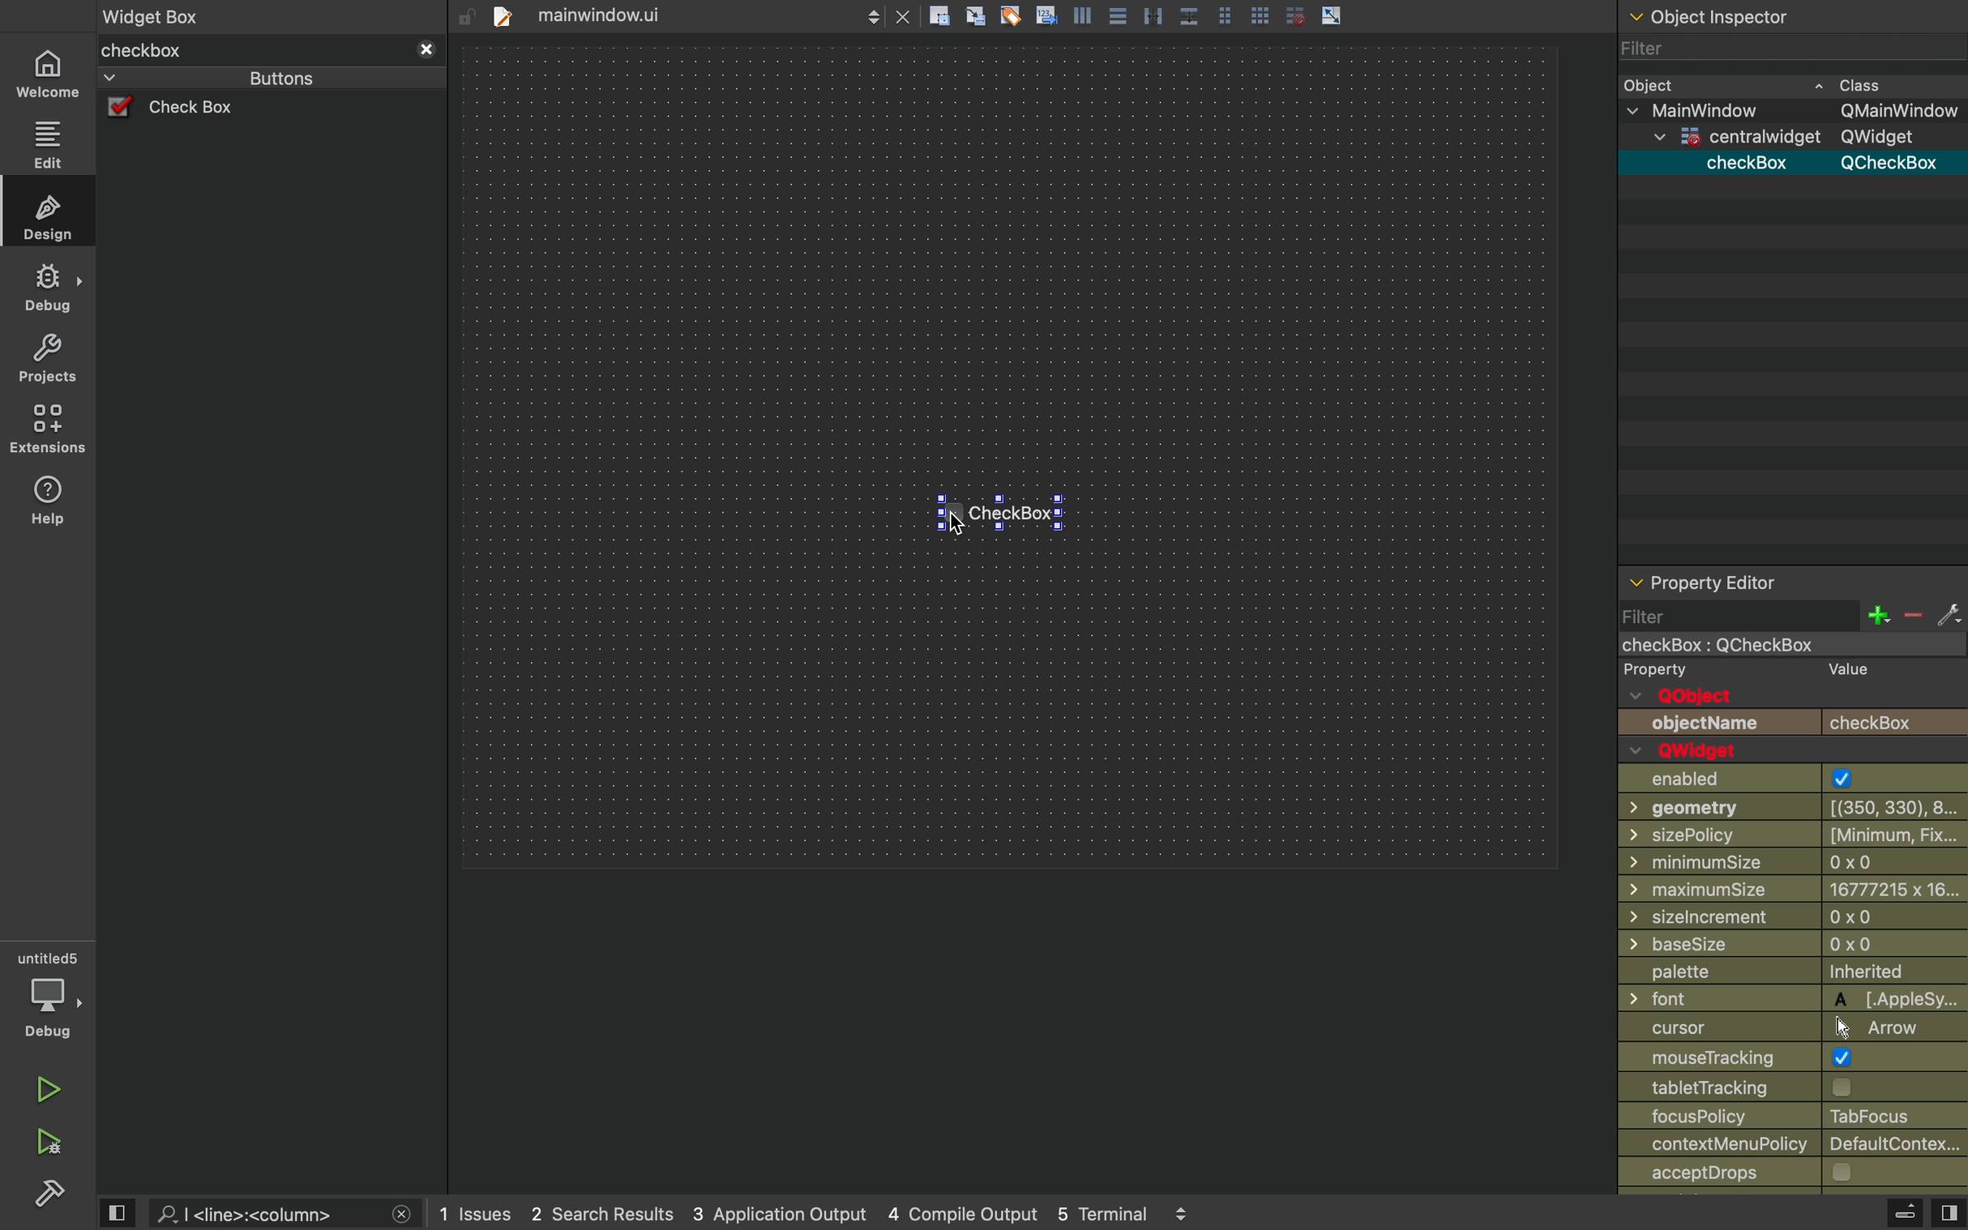  What do you see at coordinates (1797, 1145) in the screenshot?
I see `context menu place` at bounding box center [1797, 1145].